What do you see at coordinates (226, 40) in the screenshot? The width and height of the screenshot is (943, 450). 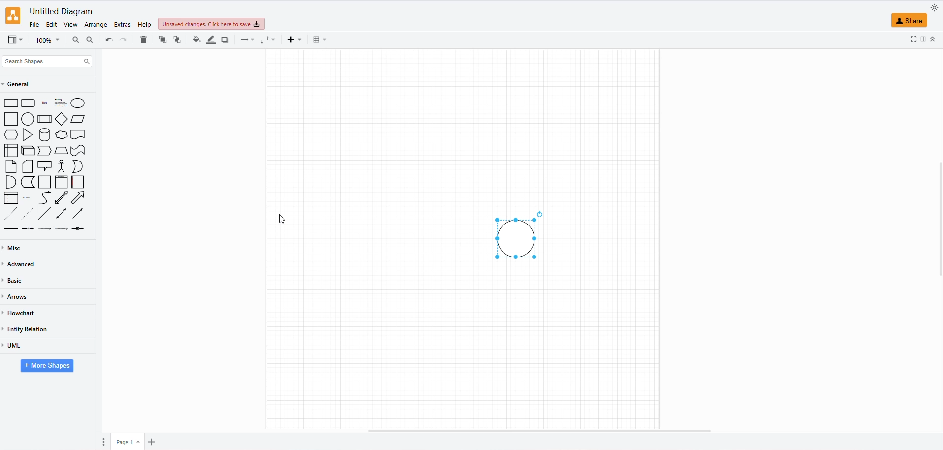 I see `SHADOW` at bounding box center [226, 40].